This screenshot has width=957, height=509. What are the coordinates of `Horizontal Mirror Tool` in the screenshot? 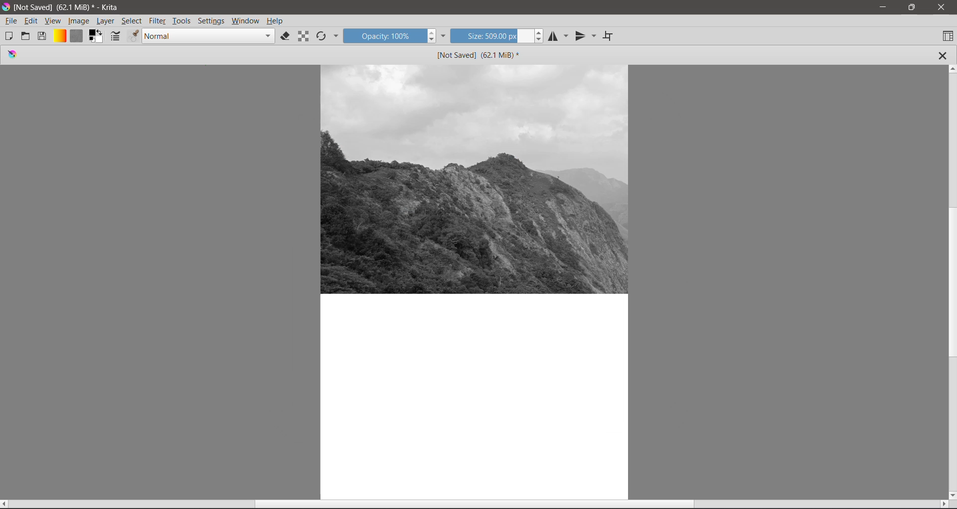 It's located at (558, 37).